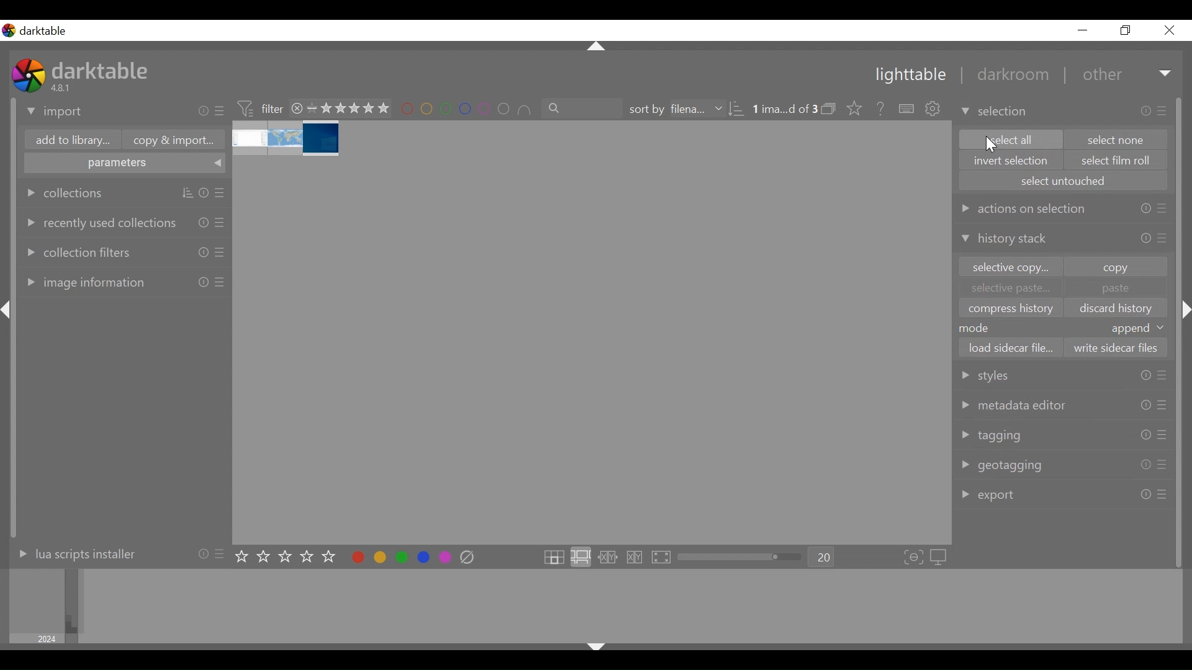 The height and width of the screenshot is (670, 1192). I want to click on sorting, so click(736, 109).